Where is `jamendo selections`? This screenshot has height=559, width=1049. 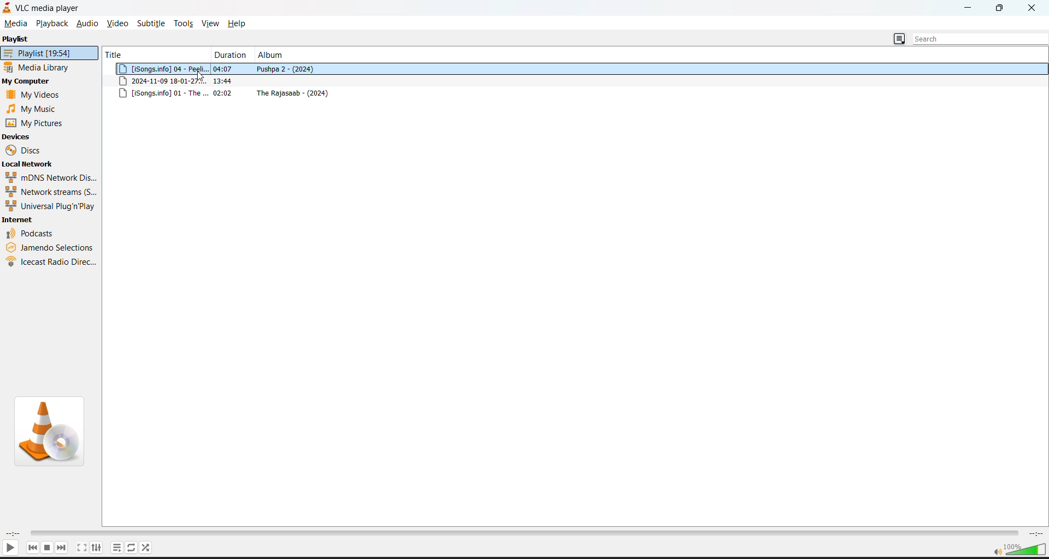
jamendo selections is located at coordinates (51, 247).